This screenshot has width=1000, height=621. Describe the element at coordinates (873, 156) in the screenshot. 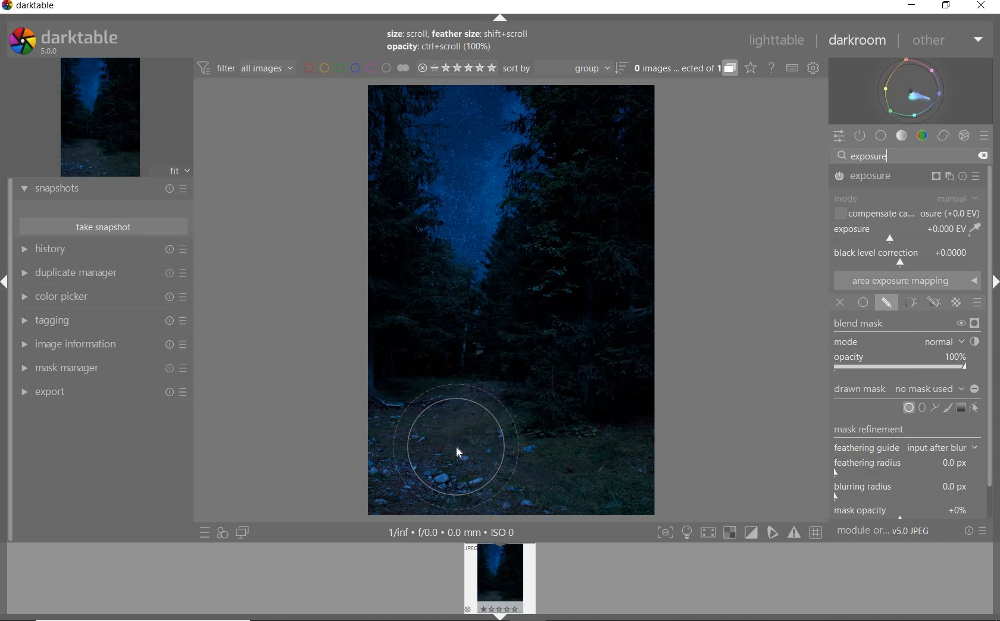

I see `exposure` at that location.